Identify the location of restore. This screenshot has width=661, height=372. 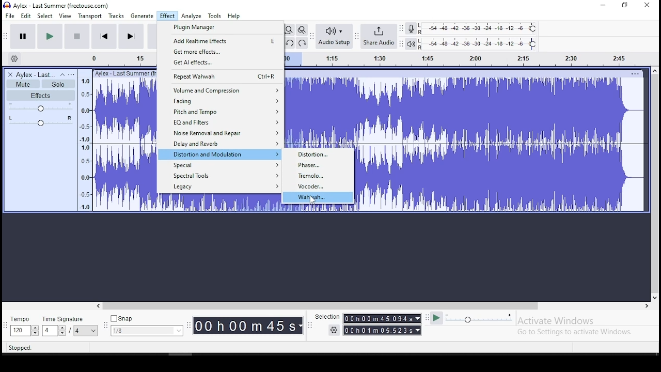
(625, 6).